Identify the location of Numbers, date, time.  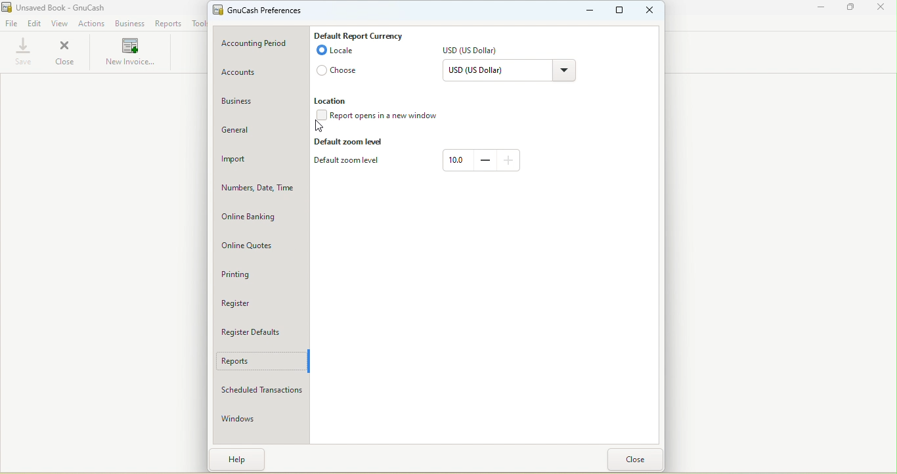
(261, 190).